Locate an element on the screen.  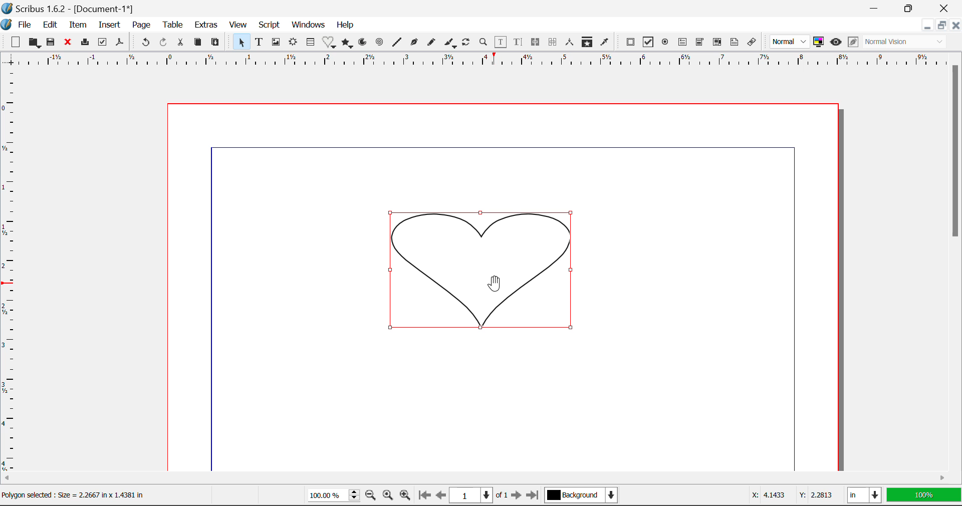
Table is located at coordinates (174, 25).